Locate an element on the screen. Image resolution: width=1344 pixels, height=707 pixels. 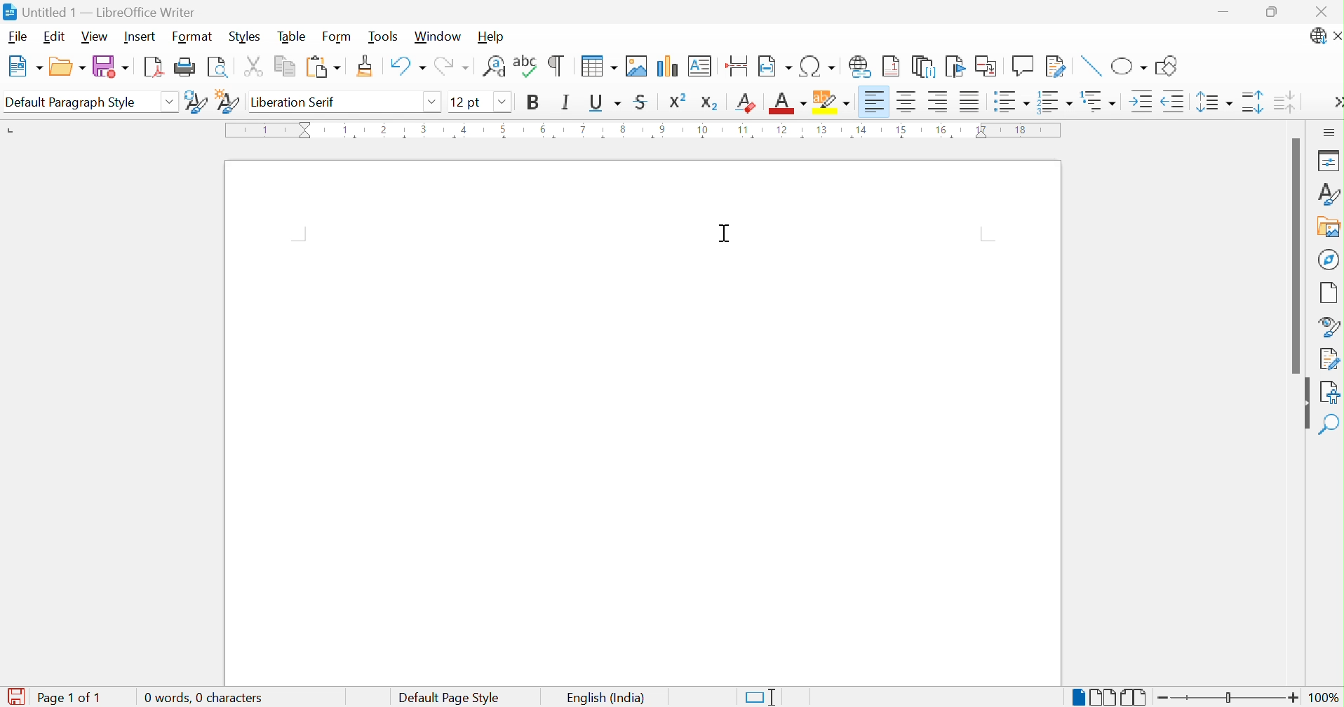
Drop down is located at coordinates (502, 102).